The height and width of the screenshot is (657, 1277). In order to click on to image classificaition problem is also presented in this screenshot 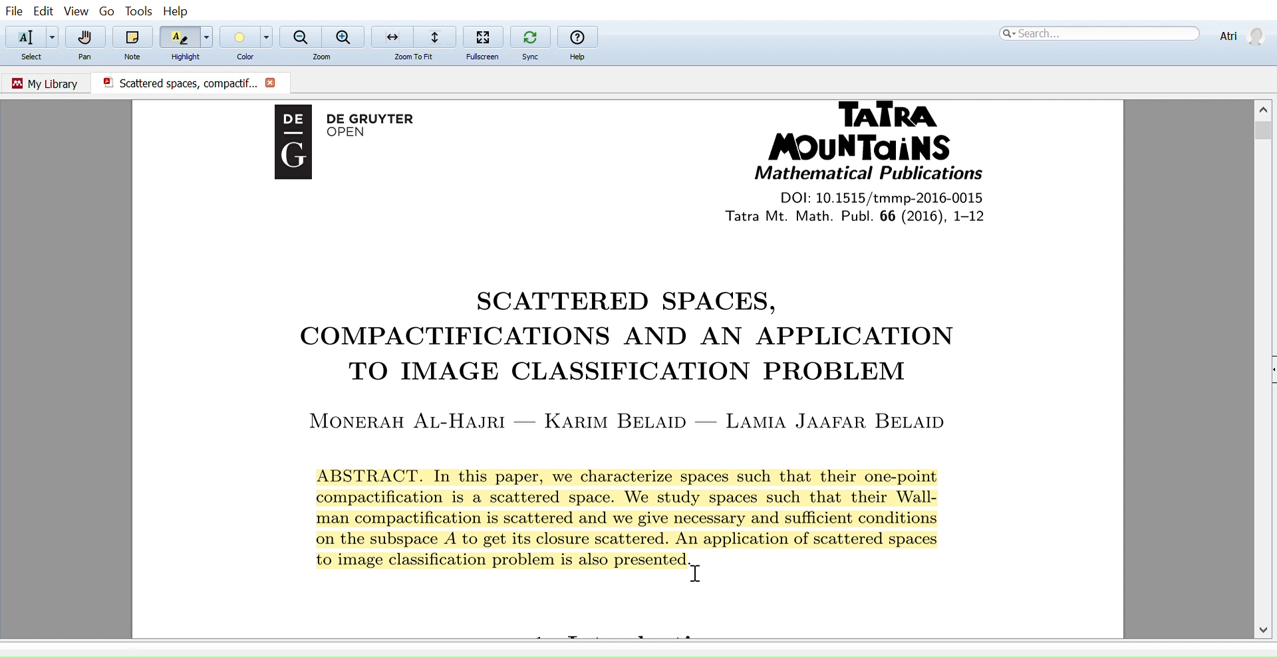, I will do `click(501, 561)`.